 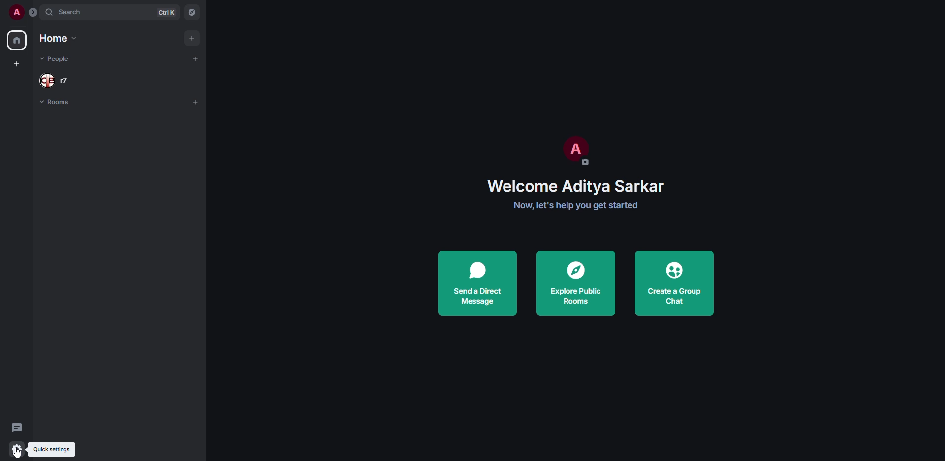 What do you see at coordinates (480, 280) in the screenshot?
I see `send direct message` at bounding box center [480, 280].